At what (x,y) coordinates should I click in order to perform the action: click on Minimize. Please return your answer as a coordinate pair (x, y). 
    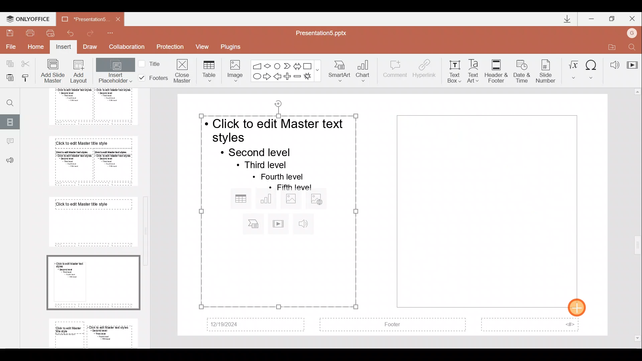
    Looking at the image, I should click on (592, 17).